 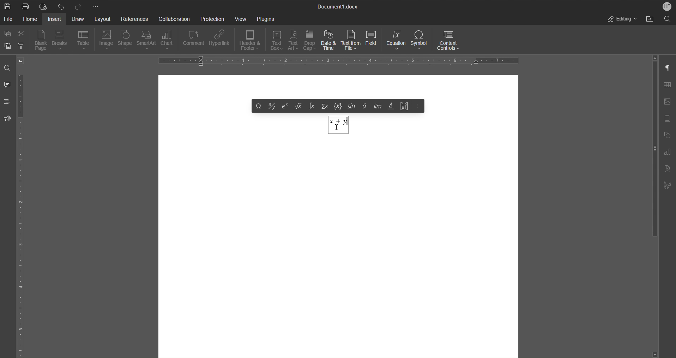 I want to click on Account, so click(x=666, y=6).